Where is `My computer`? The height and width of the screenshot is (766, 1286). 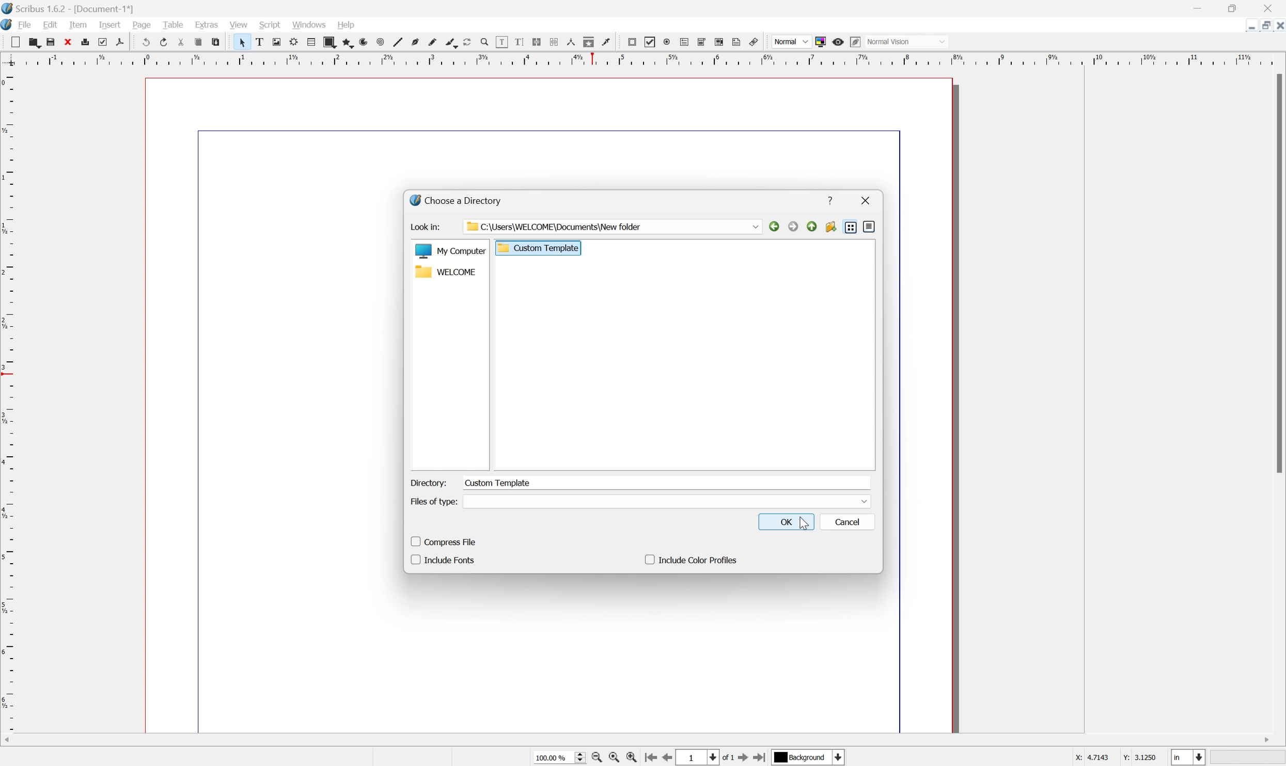 My computer is located at coordinates (449, 252).